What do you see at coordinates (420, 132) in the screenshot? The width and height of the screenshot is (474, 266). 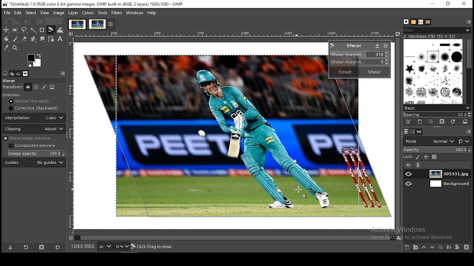 I see `layers` at bounding box center [420, 132].